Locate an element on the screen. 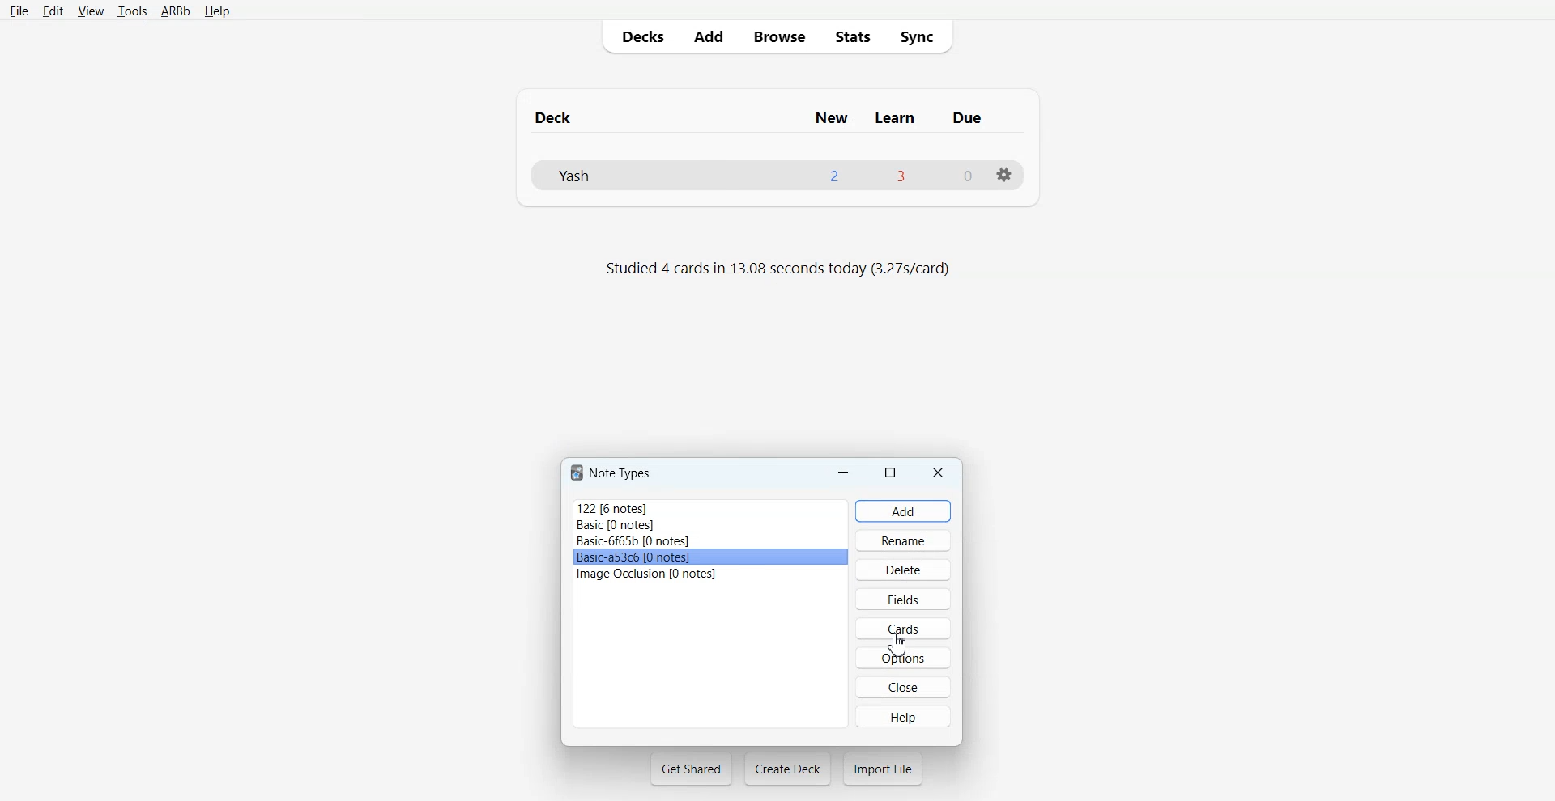  Help is located at coordinates (217, 12).